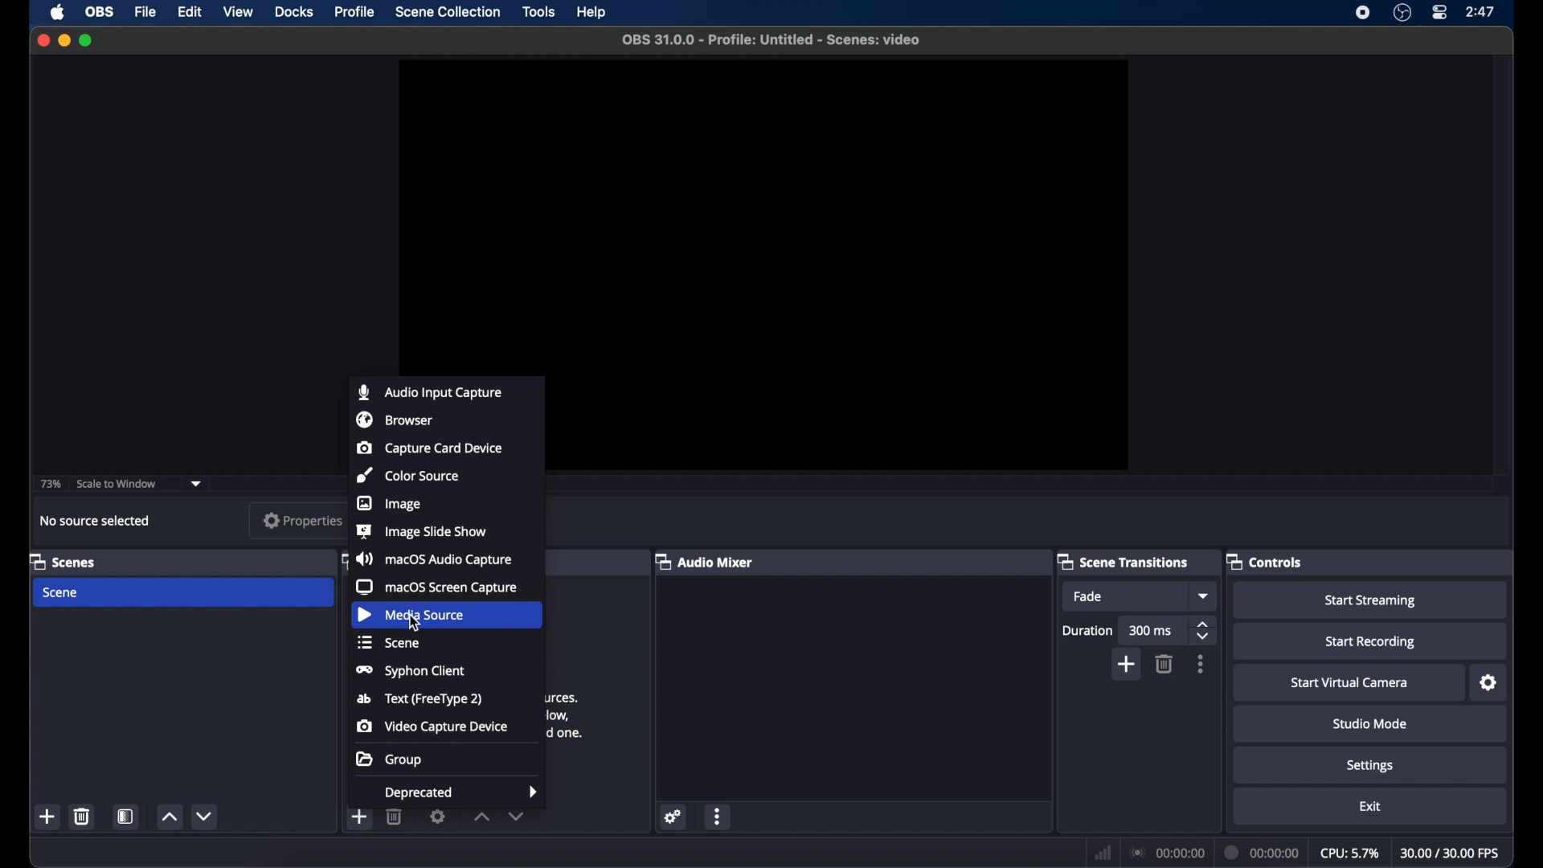 This screenshot has width=1543, height=868. Describe the element at coordinates (63, 40) in the screenshot. I see `minimize` at that location.